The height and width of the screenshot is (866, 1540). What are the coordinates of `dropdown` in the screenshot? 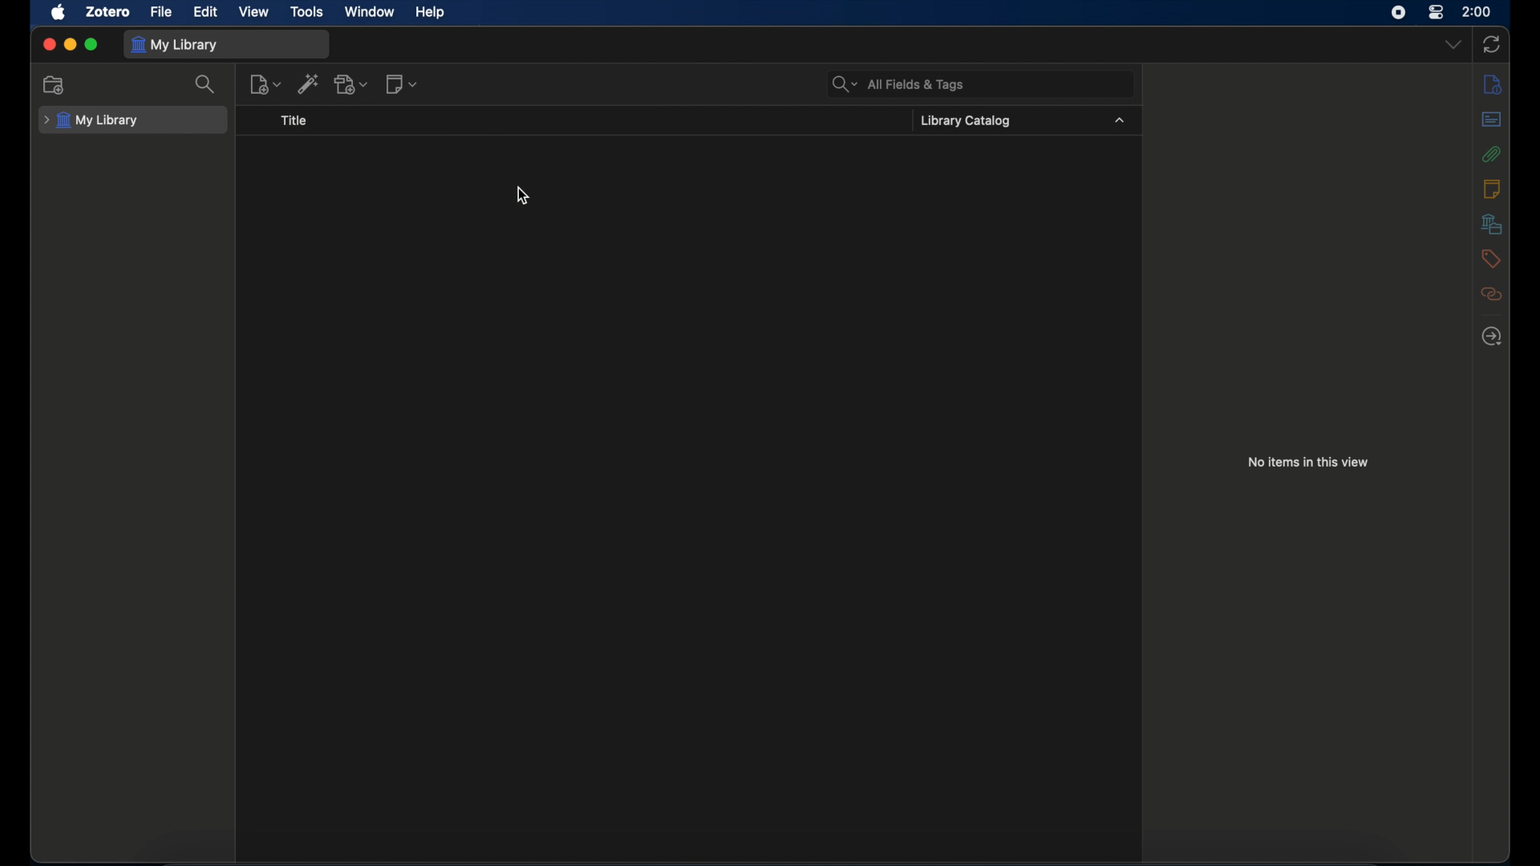 It's located at (1120, 121).